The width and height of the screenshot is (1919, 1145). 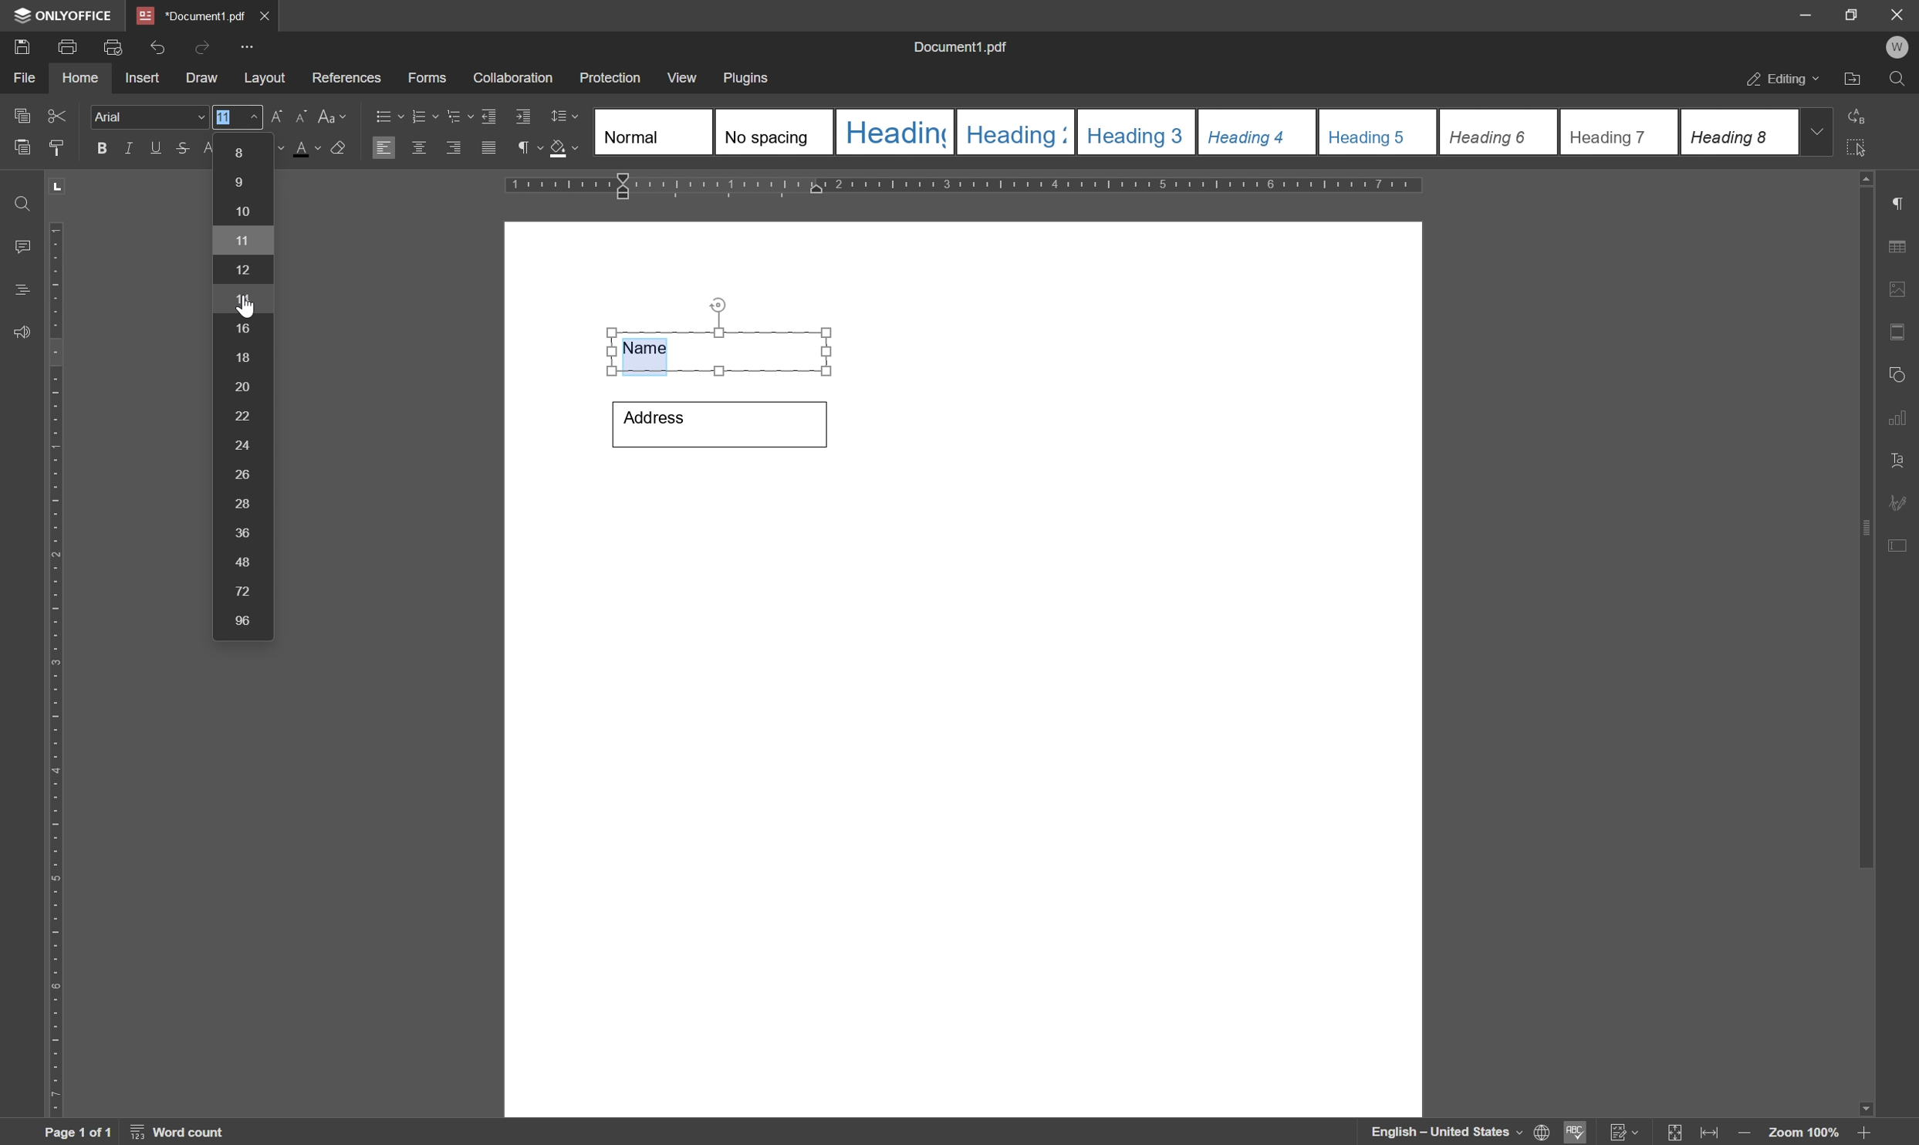 What do you see at coordinates (1461, 1133) in the screenshot?
I see `English- united states` at bounding box center [1461, 1133].